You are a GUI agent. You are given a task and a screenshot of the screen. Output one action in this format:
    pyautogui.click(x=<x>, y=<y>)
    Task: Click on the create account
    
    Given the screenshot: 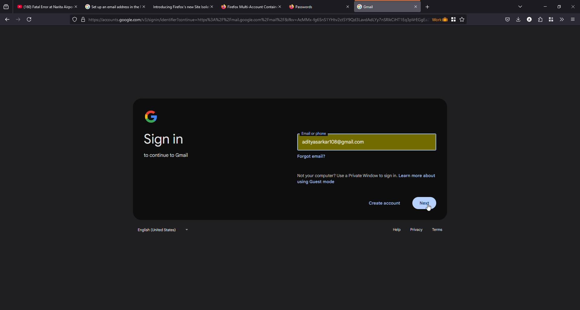 What is the action you would take?
    pyautogui.click(x=384, y=204)
    